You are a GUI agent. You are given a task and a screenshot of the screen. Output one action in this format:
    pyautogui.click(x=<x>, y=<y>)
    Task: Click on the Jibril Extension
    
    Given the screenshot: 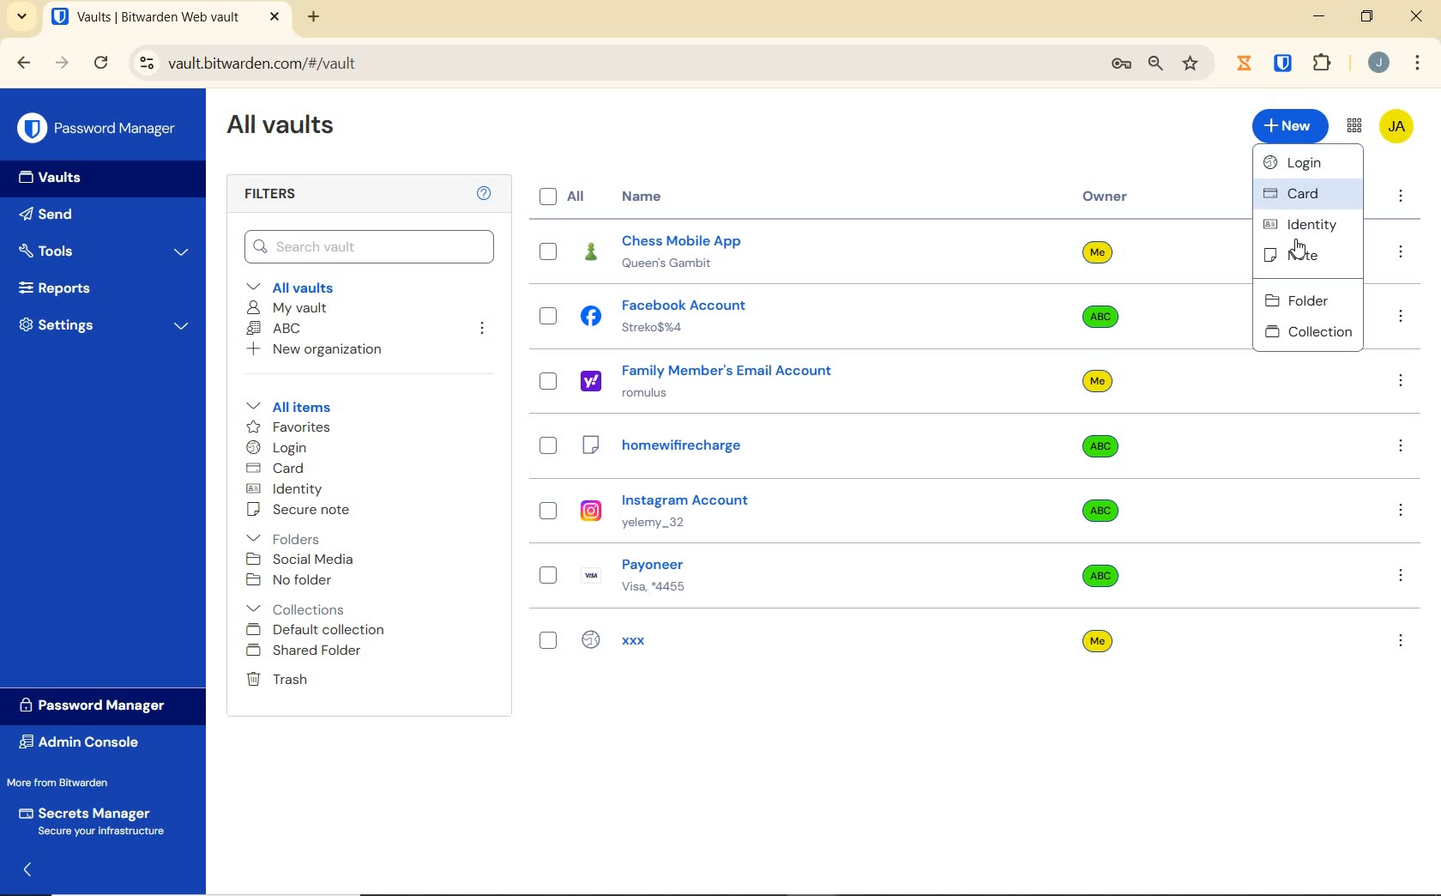 What is the action you would take?
    pyautogui.click(x=1246, y=63)
    